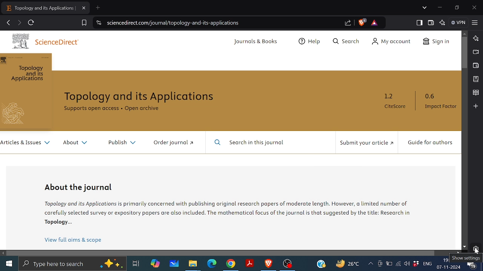 This screenshot has height=271, width=483. Describe the element at coordinates (389, 265) in the screenshot. I see `Battery` at that location.